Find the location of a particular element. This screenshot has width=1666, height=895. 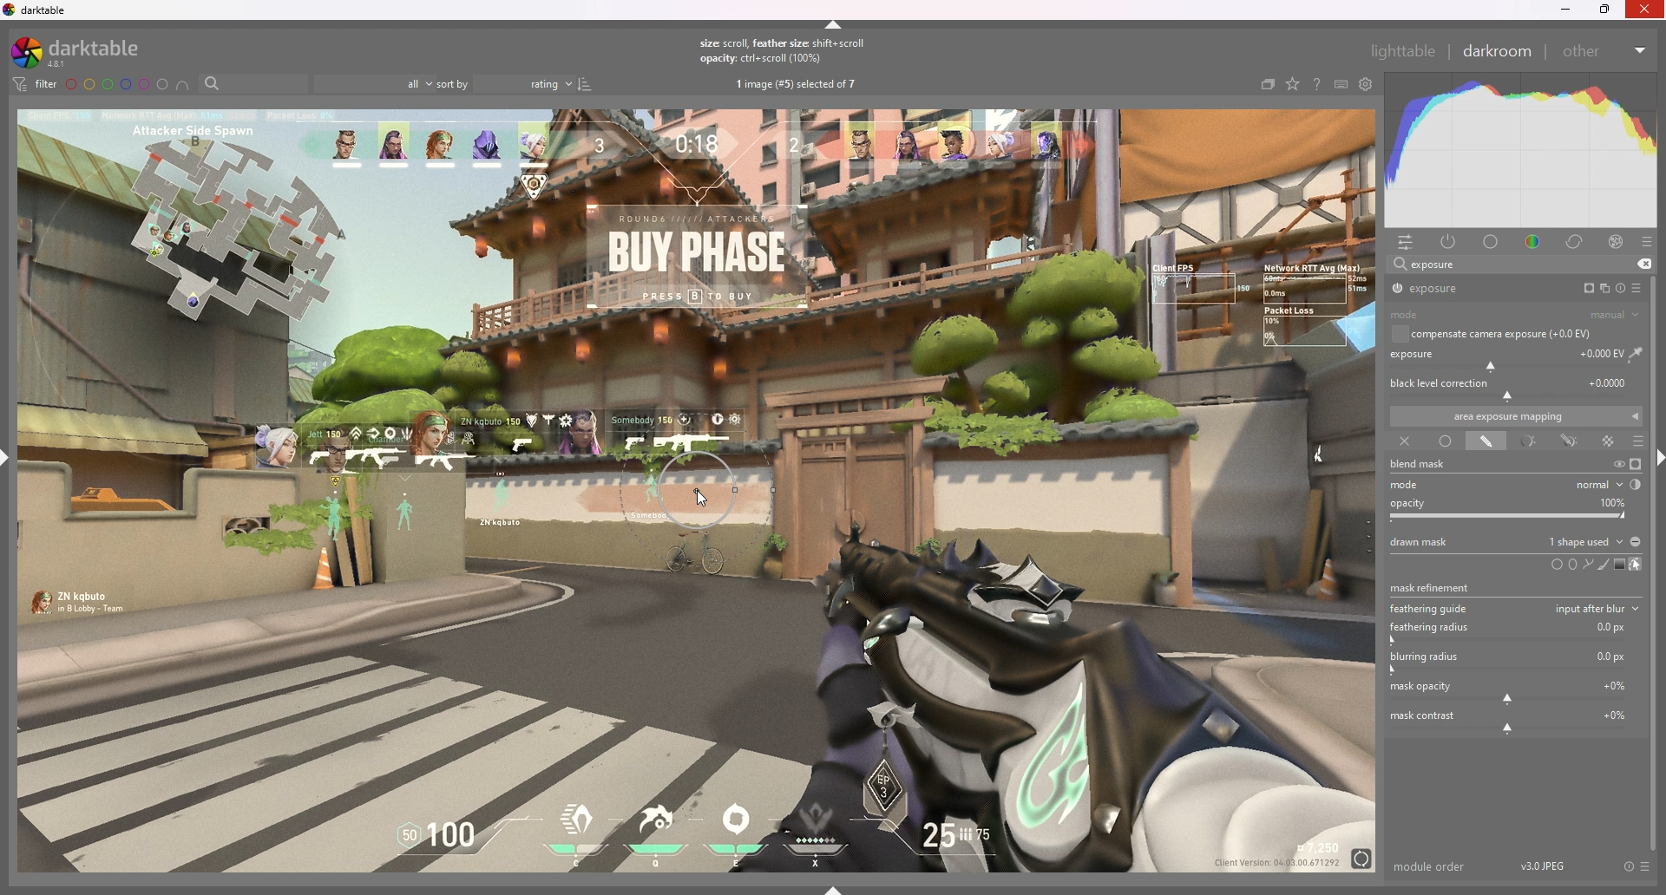

correct is located at coordinates (1577, 243).